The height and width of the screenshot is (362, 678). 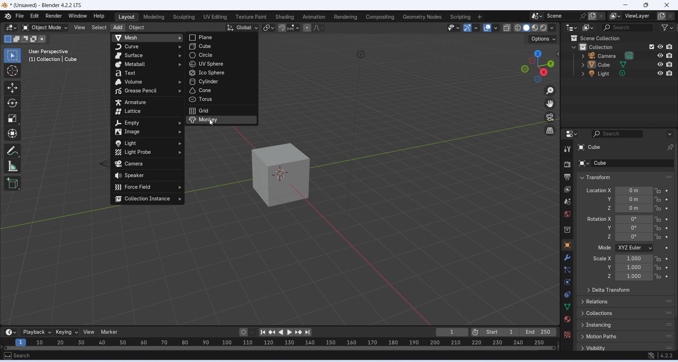 What do you see at coordinates (46, 6) in the screenshot?
I see `* (Unsaved) - Blender 4.2.2 LTS` at bounding box center [46, 6].